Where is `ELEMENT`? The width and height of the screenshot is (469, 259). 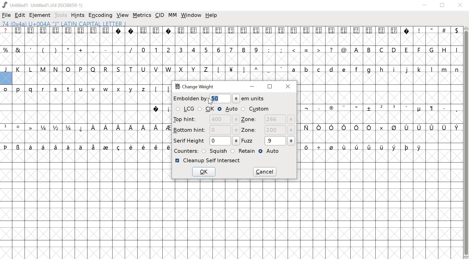 ELEMENT is located at coordinates (40, 15).